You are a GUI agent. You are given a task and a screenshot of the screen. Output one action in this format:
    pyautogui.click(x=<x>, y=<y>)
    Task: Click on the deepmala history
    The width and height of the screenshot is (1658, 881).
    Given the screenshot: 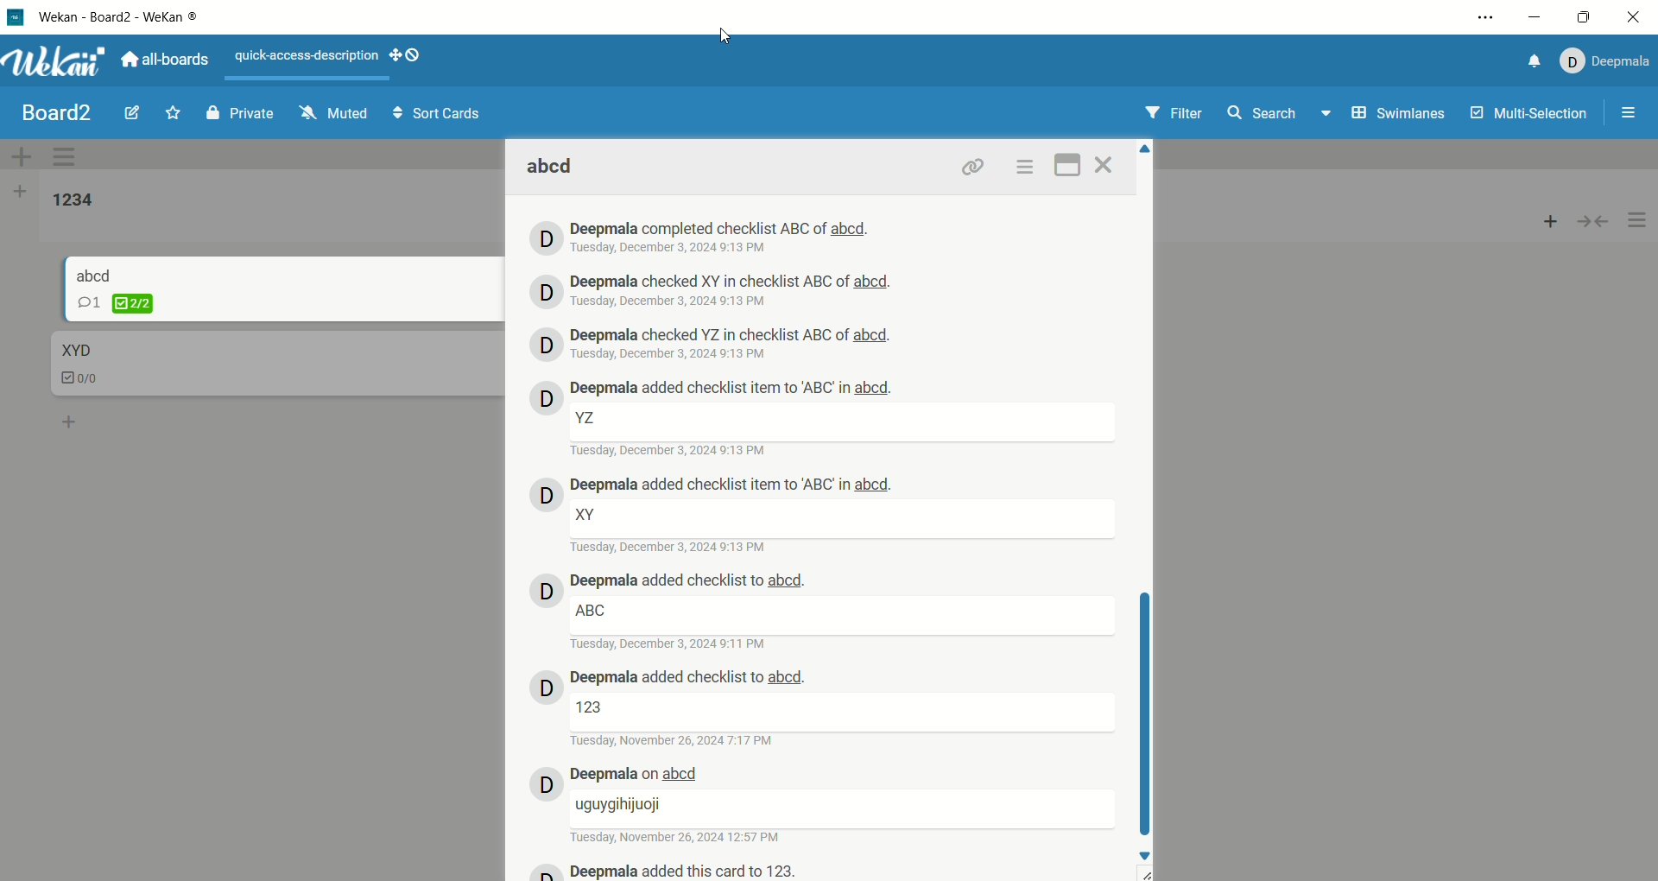 What is the action you would take?
    pyautogui.click(x=733, y=335)
    